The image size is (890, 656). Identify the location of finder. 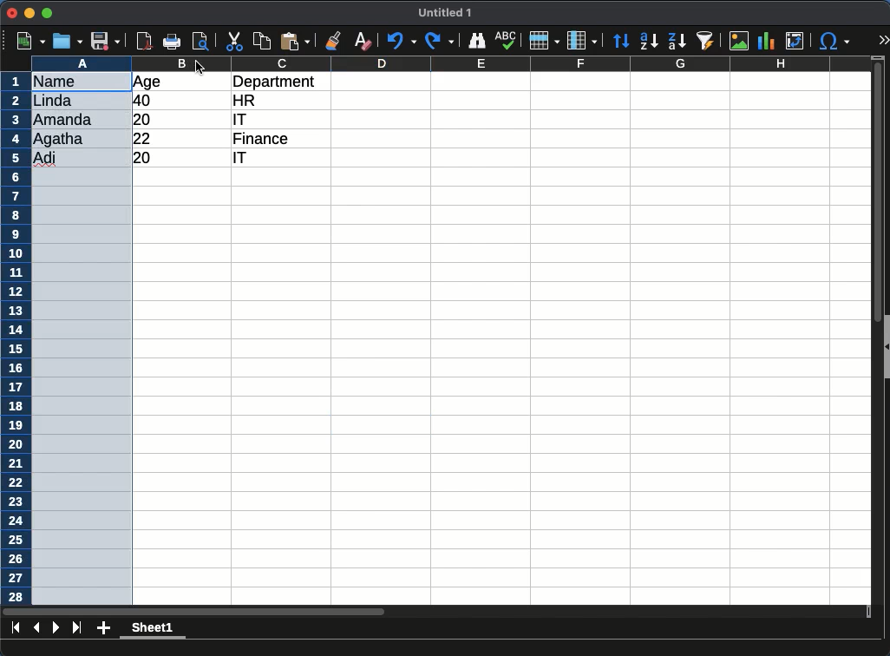
(479, 41).